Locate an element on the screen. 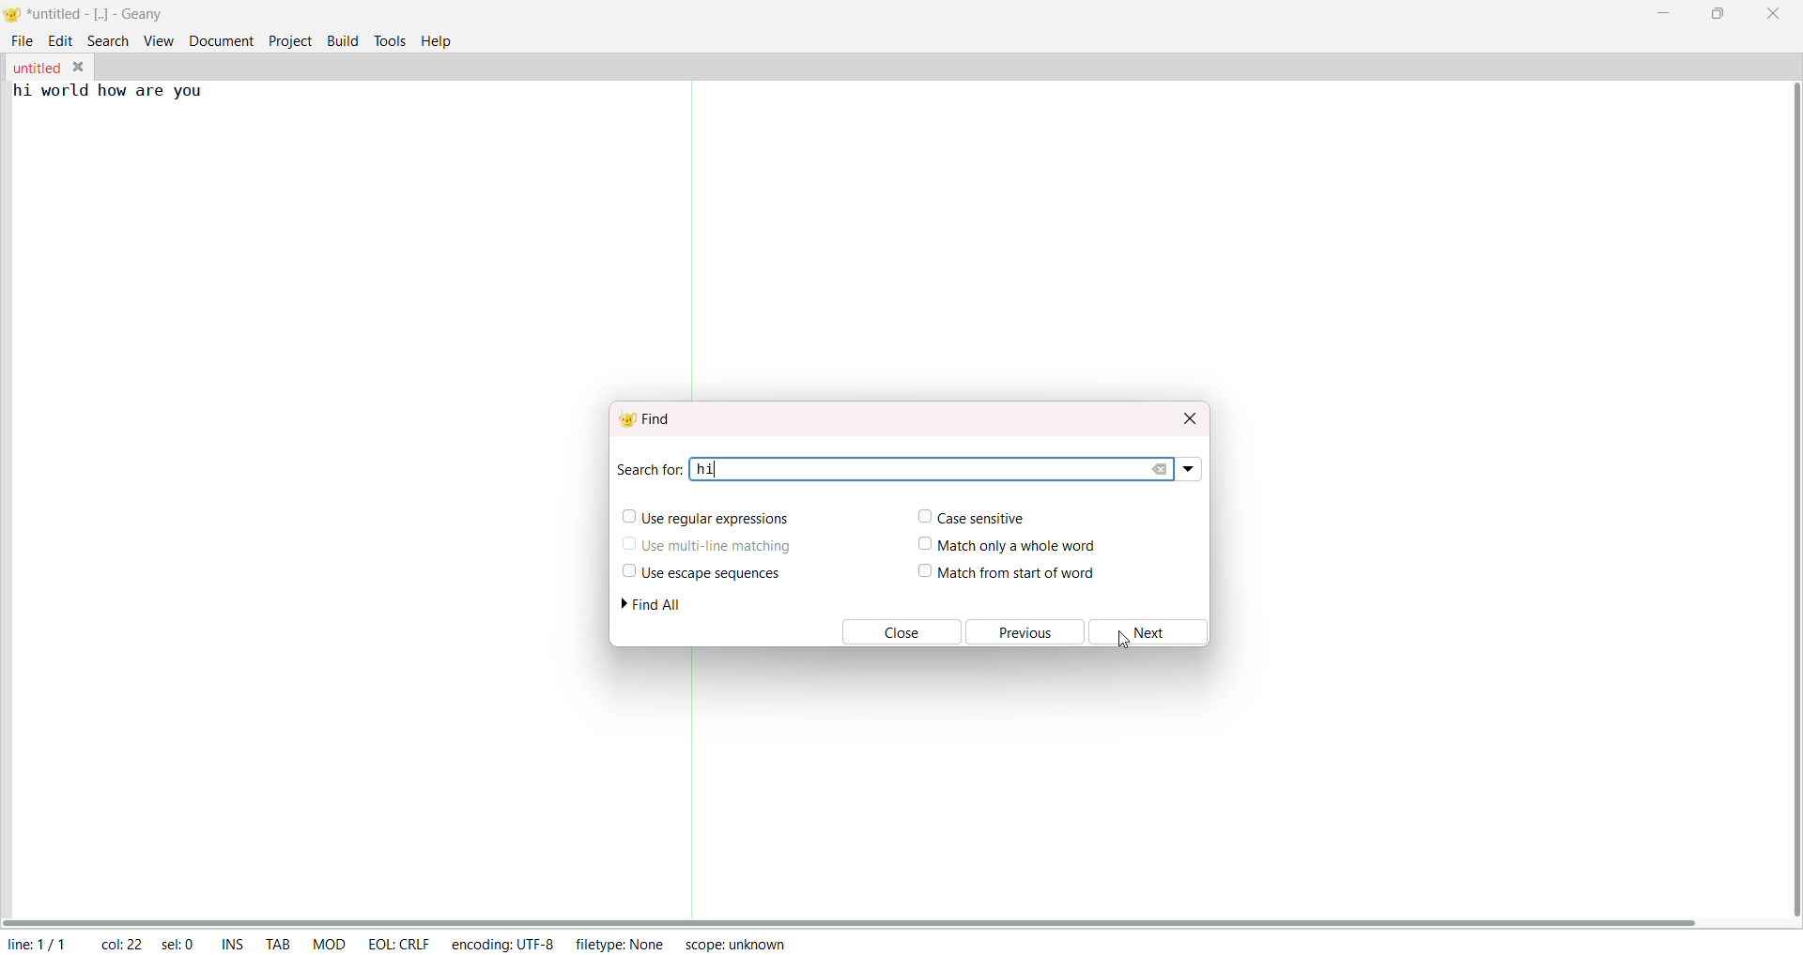  help is located at coordinates (437, 41).